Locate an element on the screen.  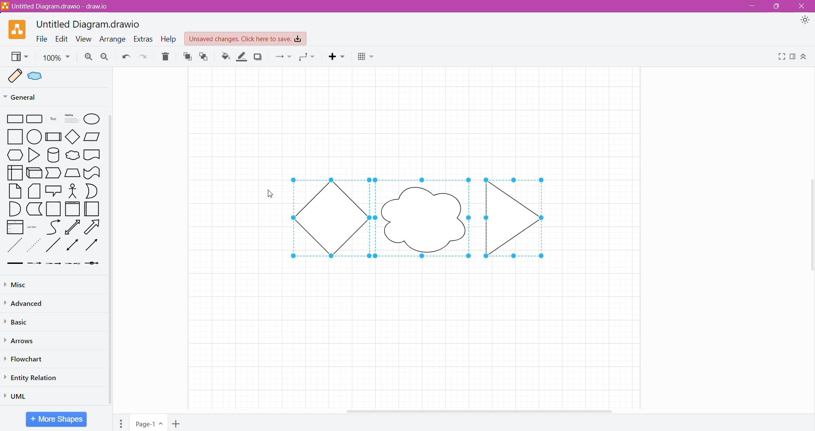
Cursor is located at coordinates (265, 193).